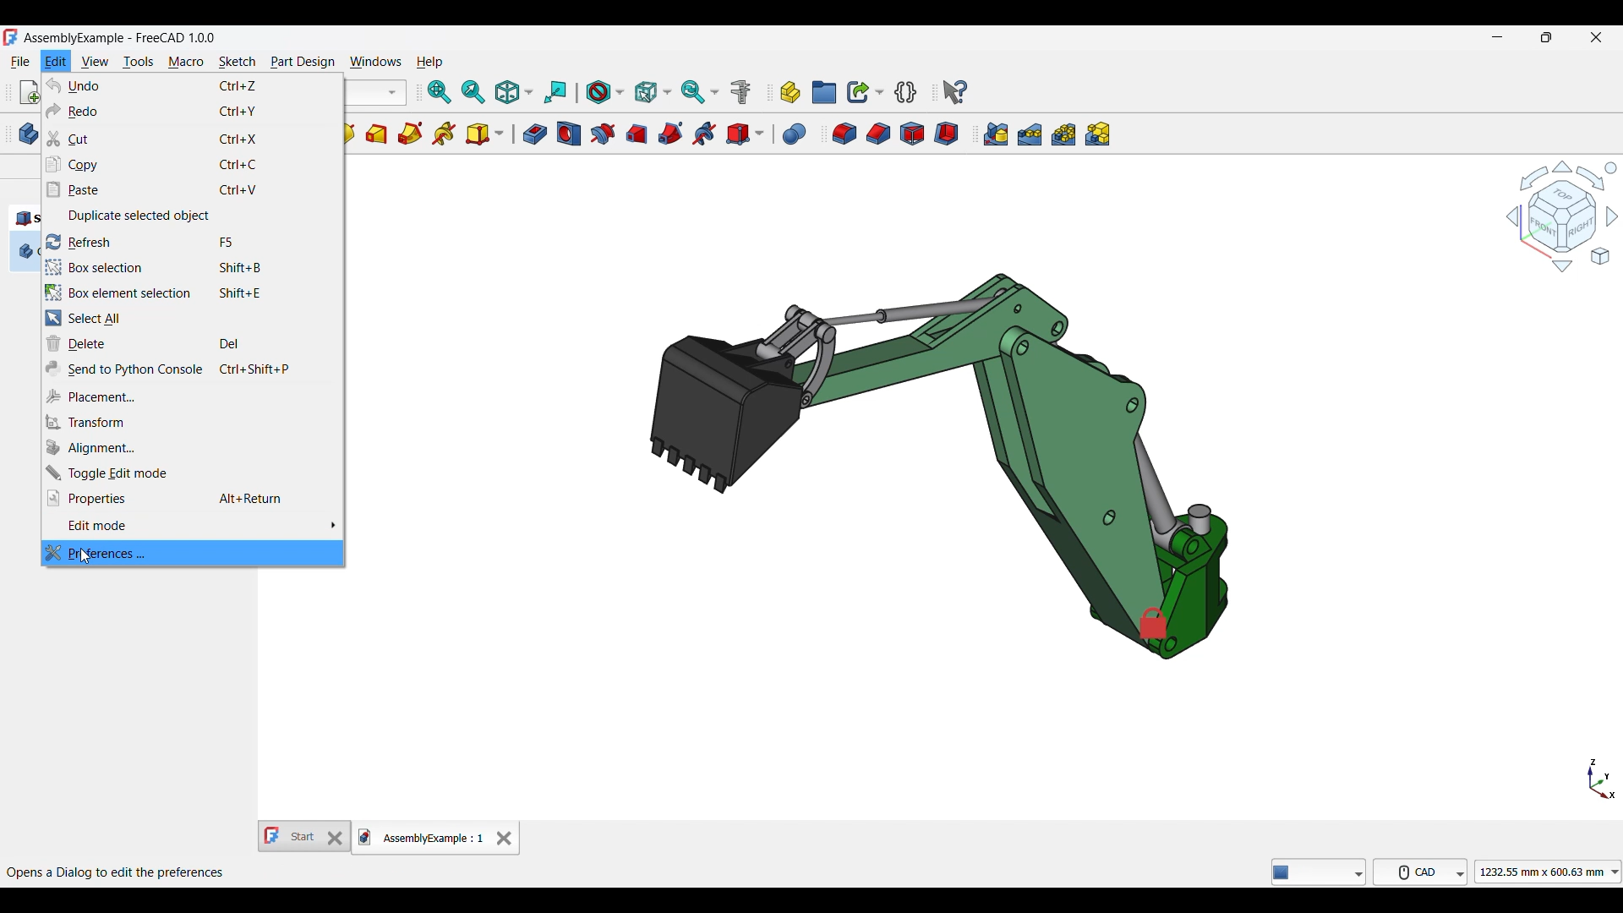 Image resolution: width=1623 pixels, height=913 pixels. Describe the element at coordinates (746, 134) in the screenshot. I see `Create a subtractive primitive options` at that location.